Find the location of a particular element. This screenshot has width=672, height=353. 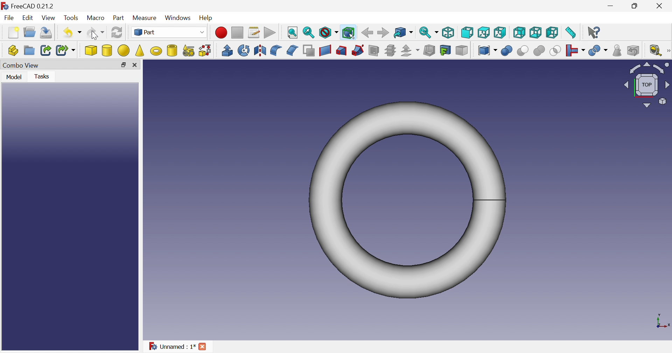

Join objects... is located at coordinates (575, 50).